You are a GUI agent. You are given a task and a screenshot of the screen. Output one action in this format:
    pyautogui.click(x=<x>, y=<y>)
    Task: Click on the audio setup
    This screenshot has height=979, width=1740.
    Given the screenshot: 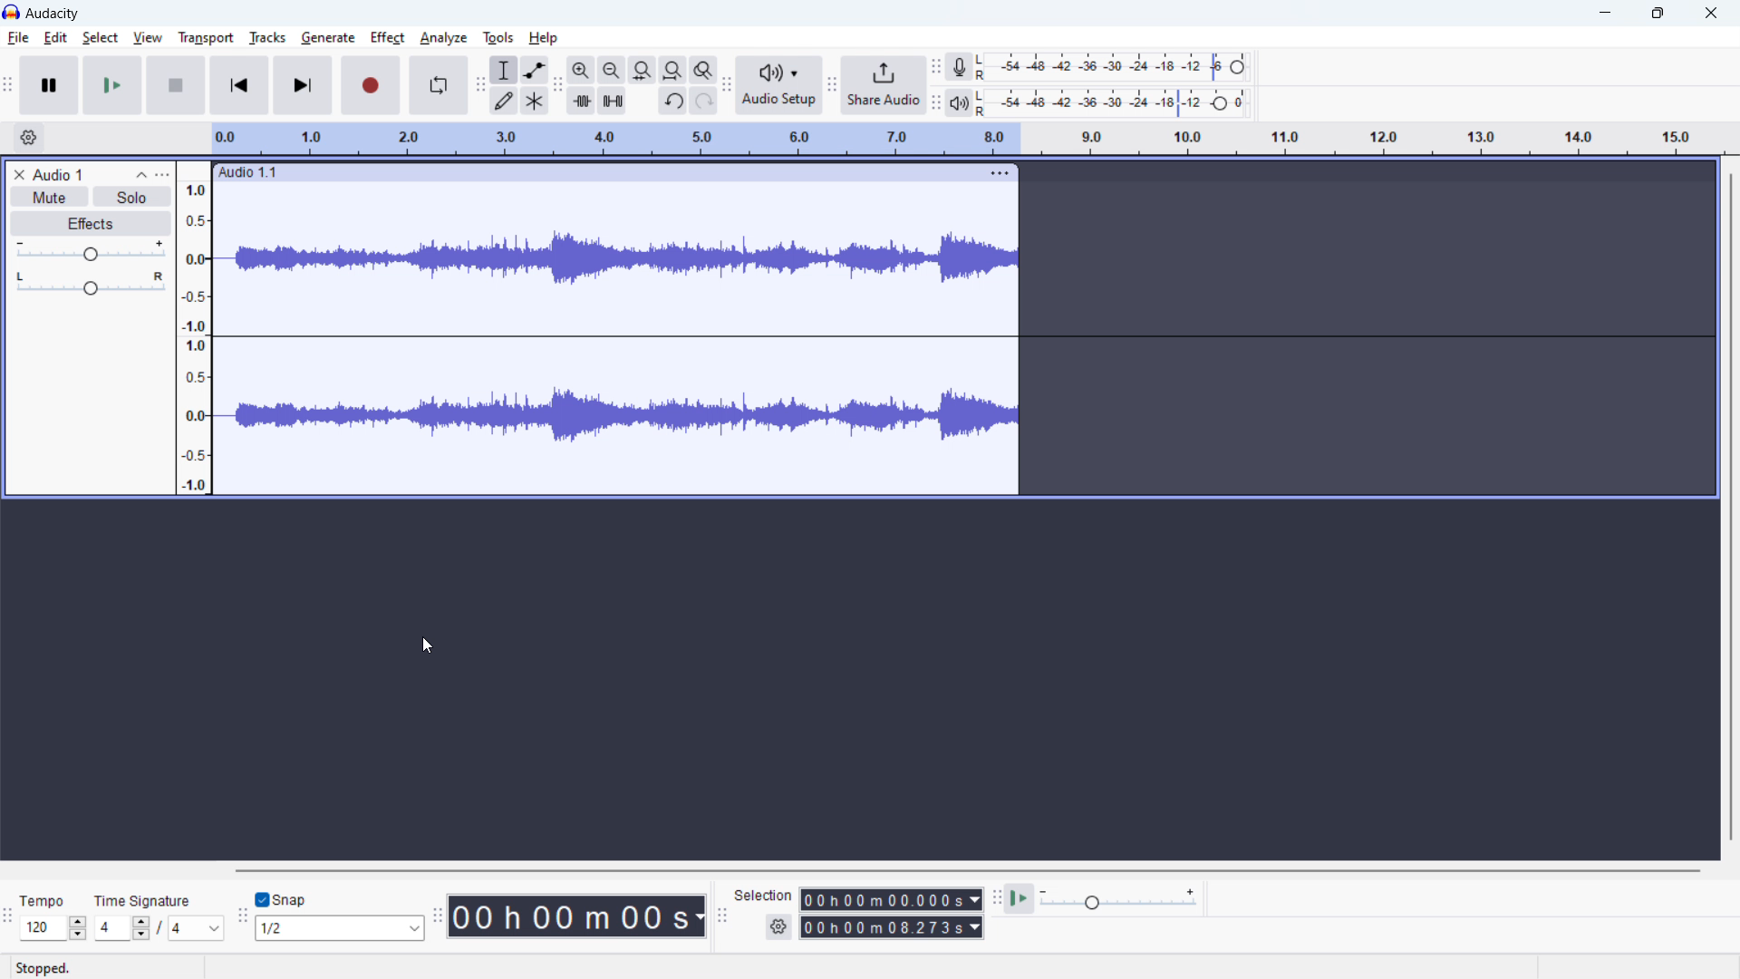 What is the action you would take?
    pyautogui.click(x=780, y=86)
    